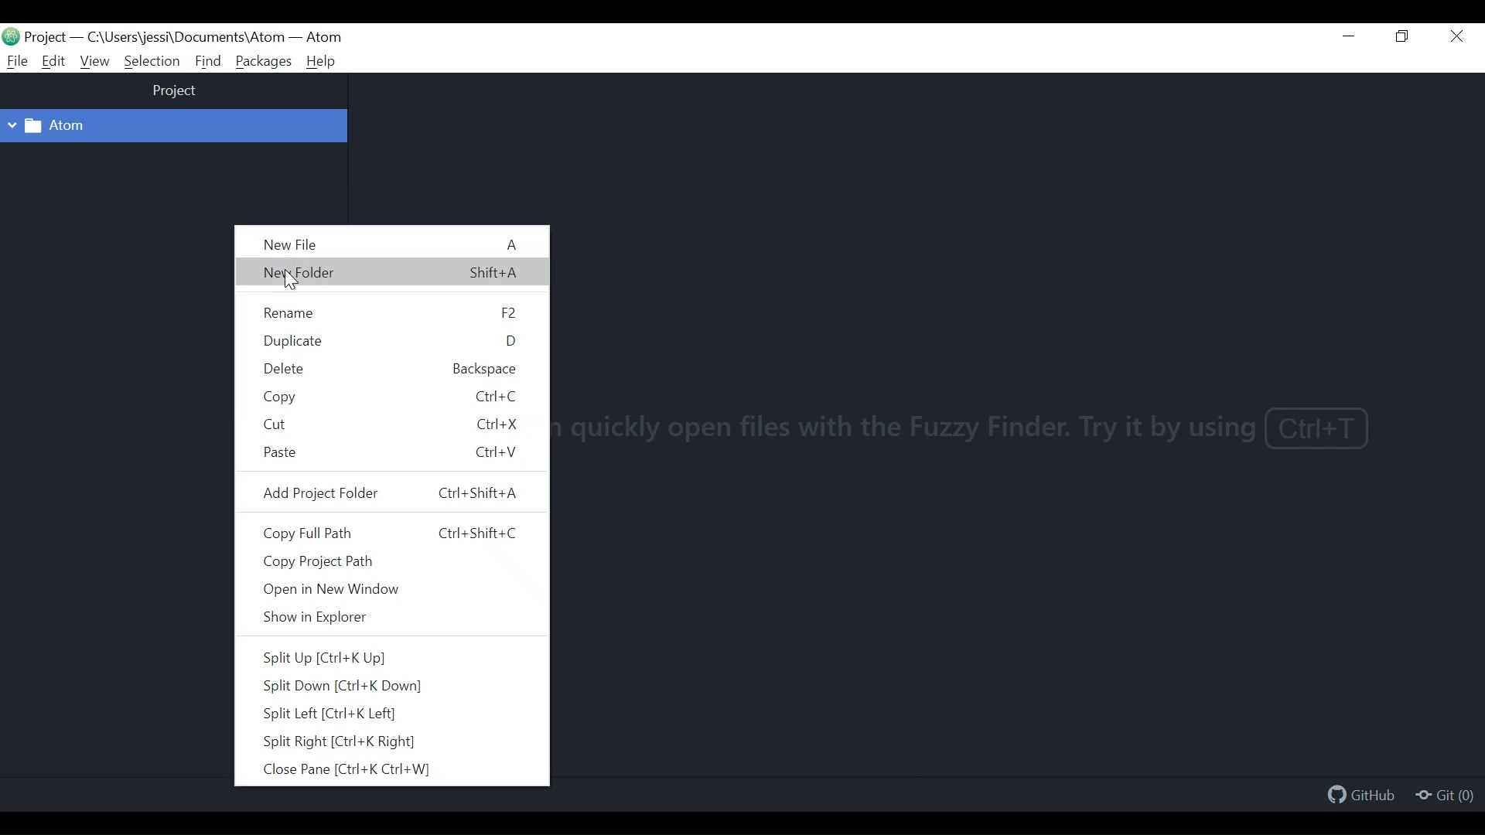  I want to click on Split Left, so click(331, 714).